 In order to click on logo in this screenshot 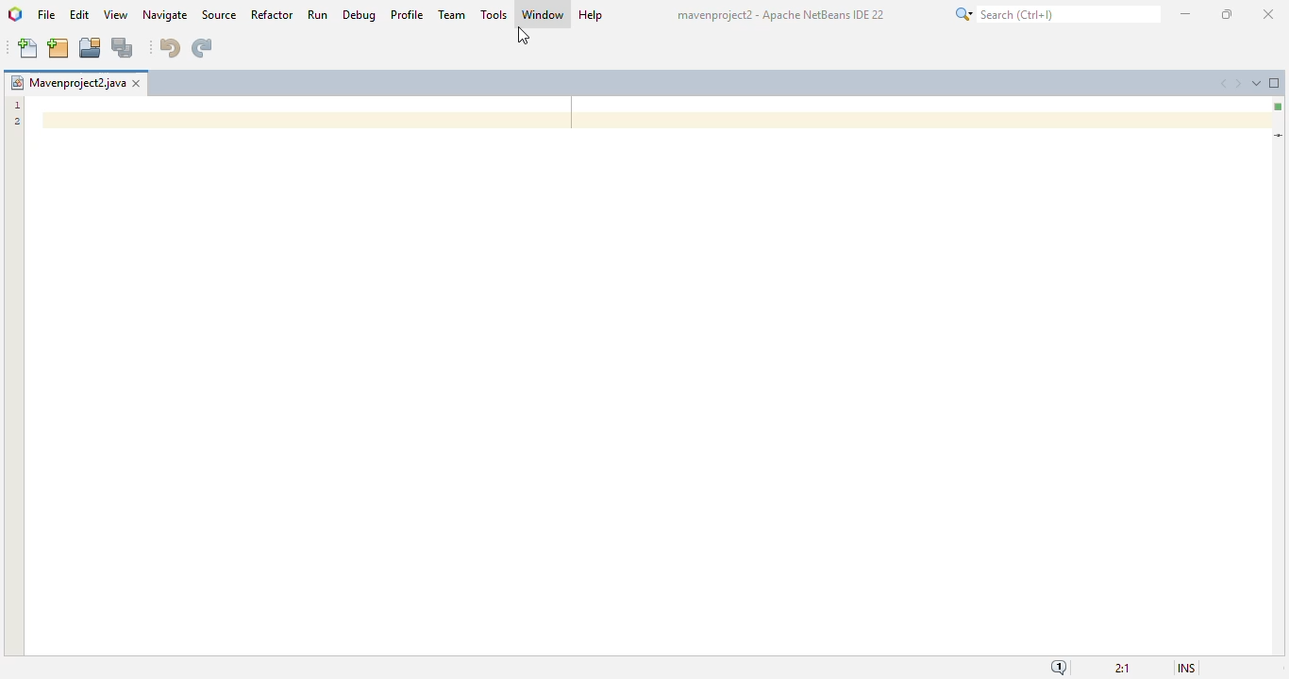, I will do `click(15, 14)`.